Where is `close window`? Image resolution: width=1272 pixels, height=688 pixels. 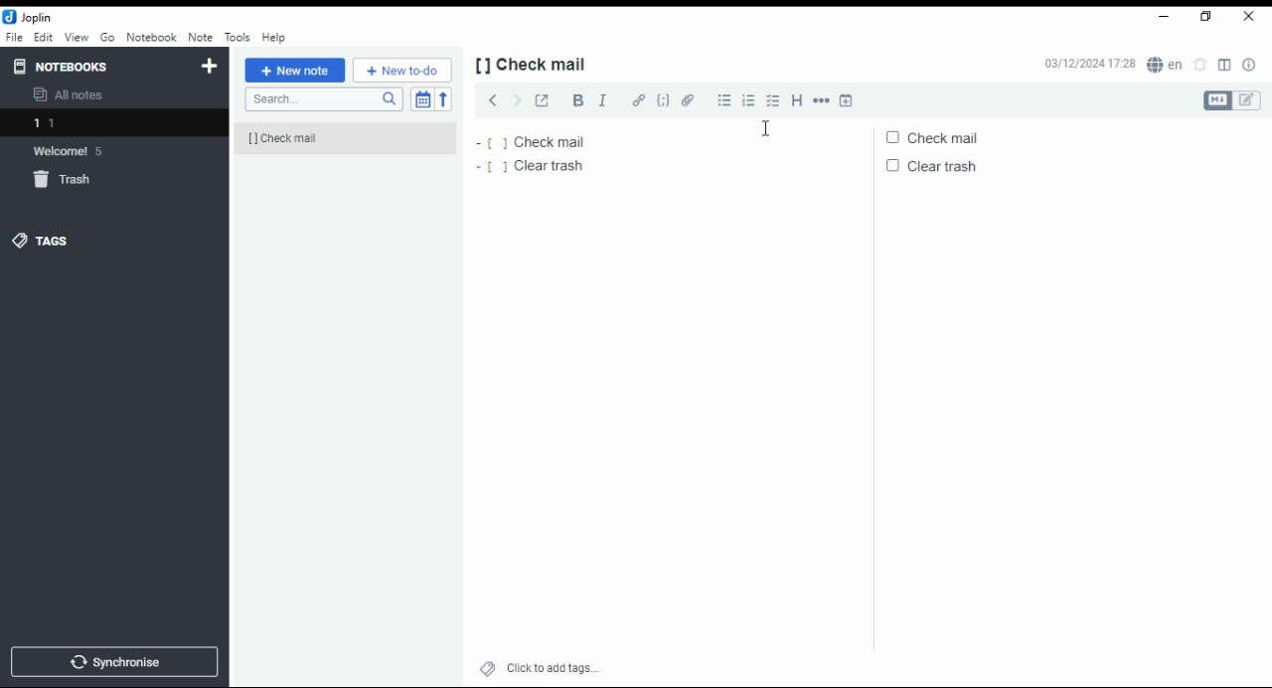
close window is located at coordinates (1249, 18).